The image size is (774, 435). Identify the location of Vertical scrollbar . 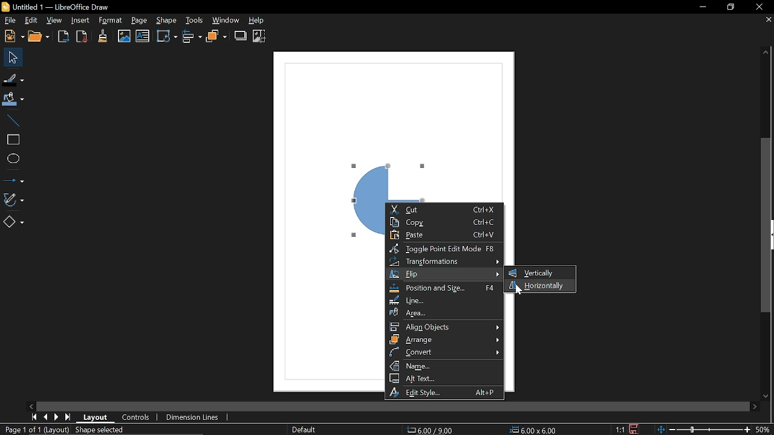
(767, 225).